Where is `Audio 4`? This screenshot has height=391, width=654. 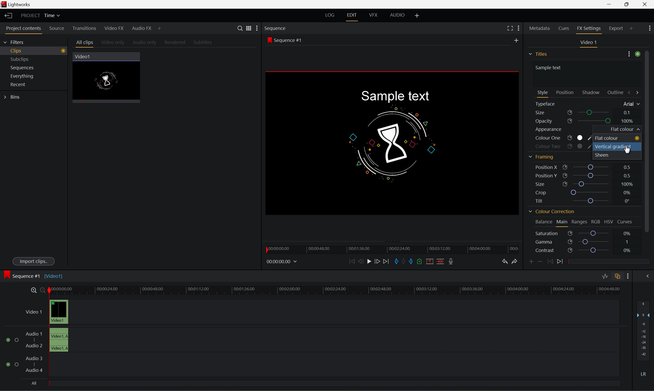 Audio 4 is located at coordinates (35, 370).